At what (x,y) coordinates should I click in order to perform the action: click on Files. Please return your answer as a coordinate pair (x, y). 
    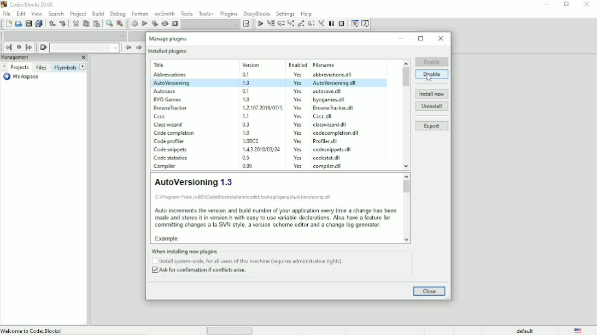
    Looking at the image, I should click on (41, 67).